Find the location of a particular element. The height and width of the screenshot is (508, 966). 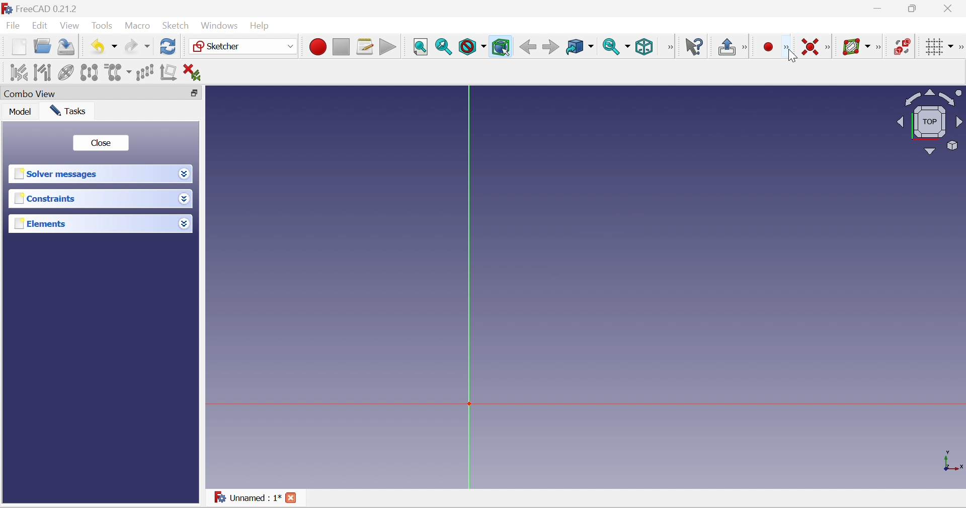

[Sketcher geometries] is located at coordinates (787, 48).